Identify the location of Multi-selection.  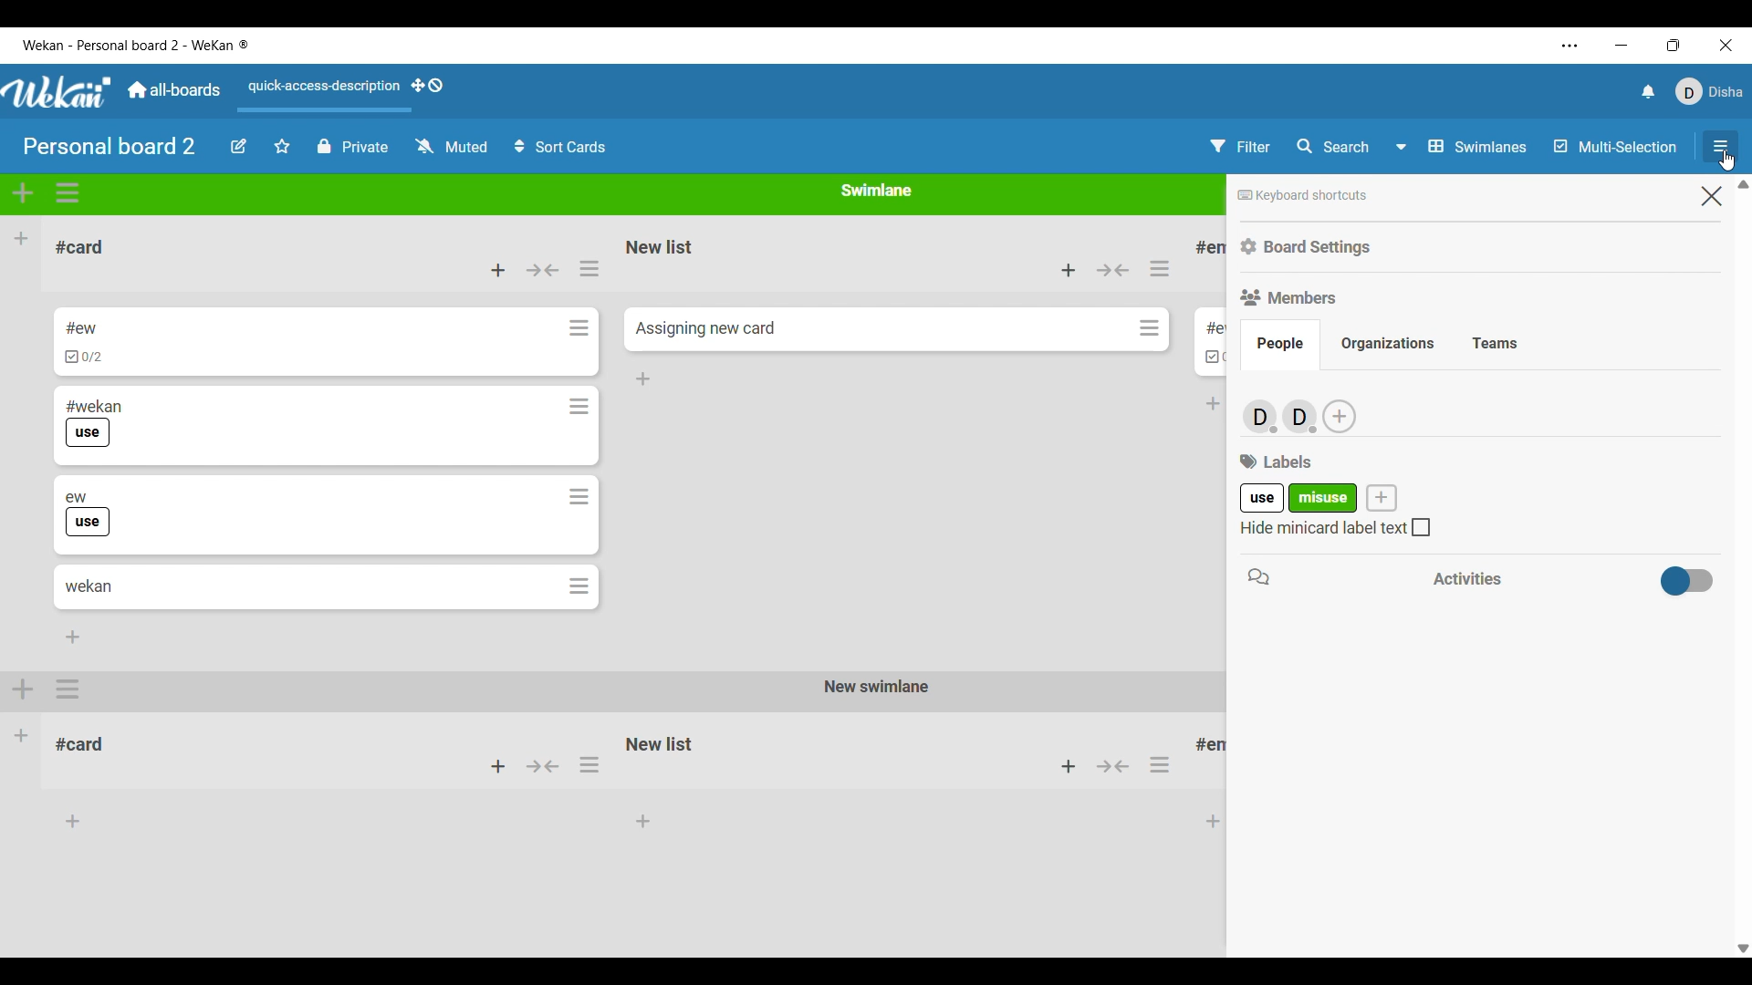
(1615, 146).